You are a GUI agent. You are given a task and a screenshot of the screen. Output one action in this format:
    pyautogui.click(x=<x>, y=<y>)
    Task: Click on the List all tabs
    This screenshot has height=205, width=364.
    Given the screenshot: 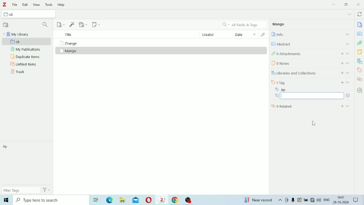 What is the action you would take?
    pyautogui.click(x=350, y=14)
    